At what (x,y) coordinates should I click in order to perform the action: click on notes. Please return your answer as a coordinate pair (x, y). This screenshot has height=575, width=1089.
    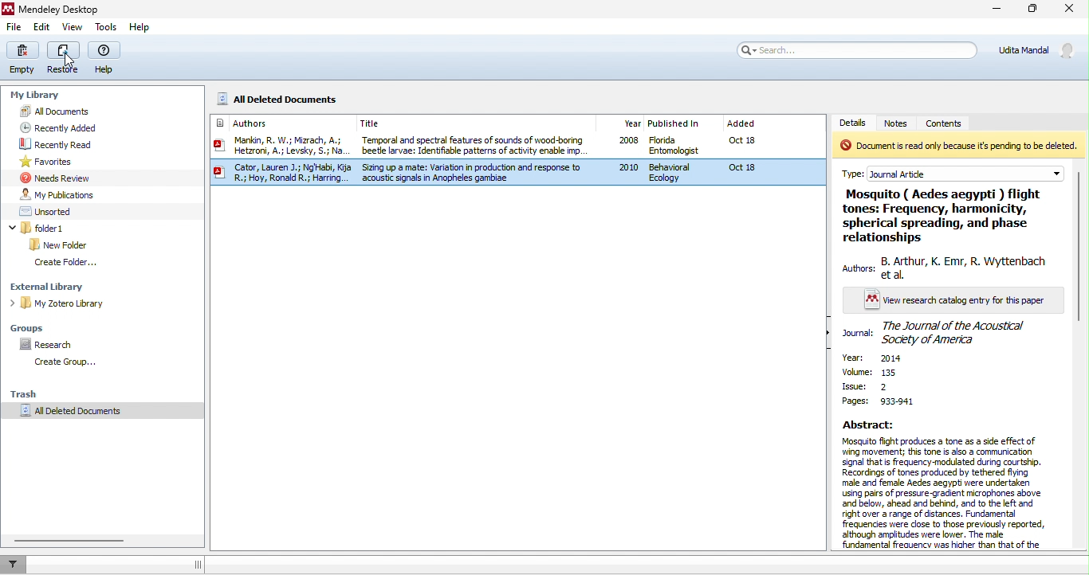
    Looking at the image, I should click on (901, 123).